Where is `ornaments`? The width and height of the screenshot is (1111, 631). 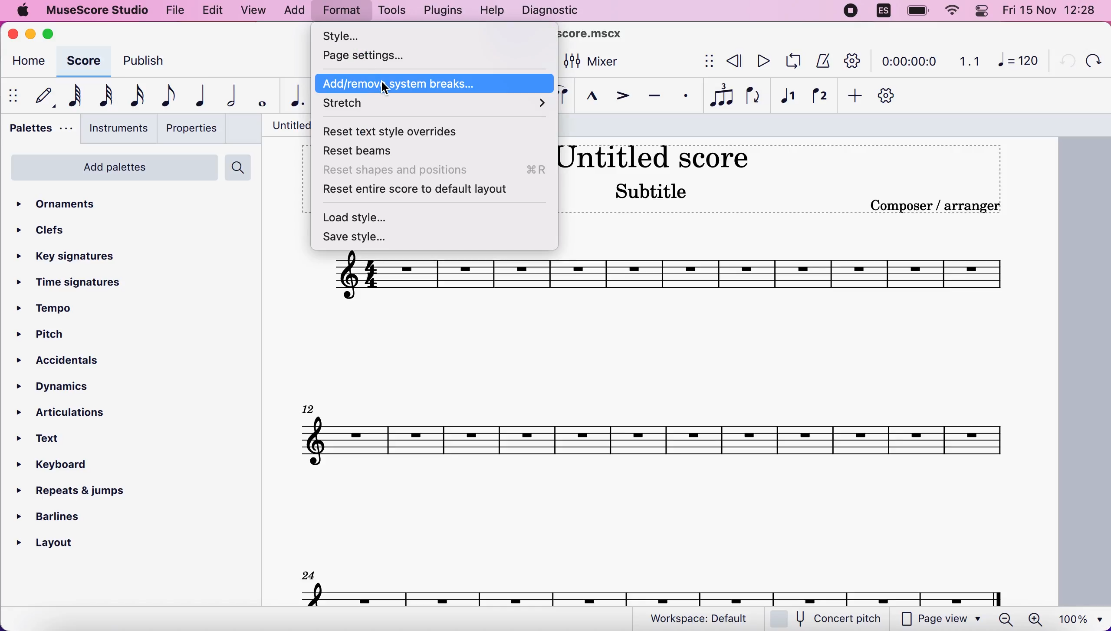 ornaments is located at coordinates (71, 205).